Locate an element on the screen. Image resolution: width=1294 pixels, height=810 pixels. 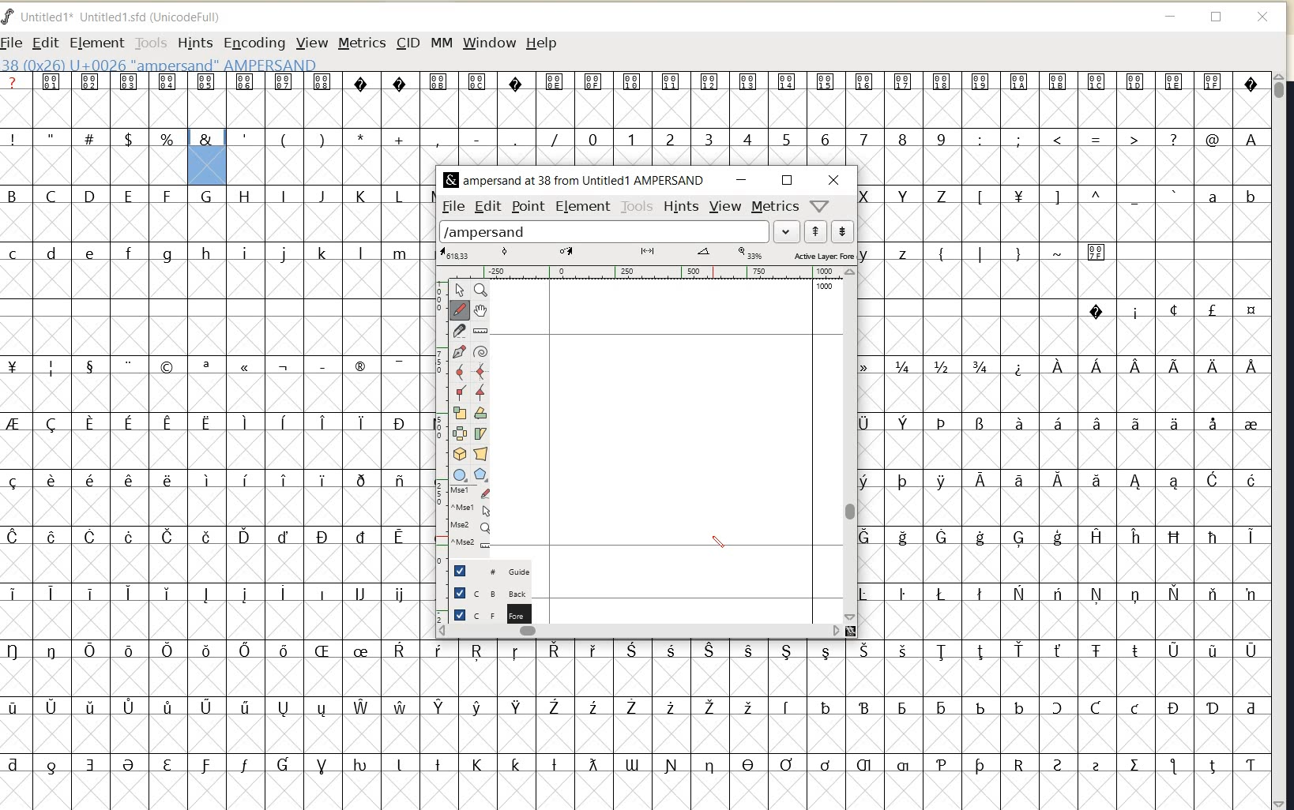
HELP is located at coordinates (542, 44).